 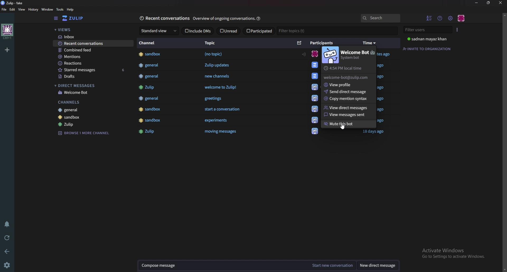 I want to click on Local time, so click(x=346, y=69).